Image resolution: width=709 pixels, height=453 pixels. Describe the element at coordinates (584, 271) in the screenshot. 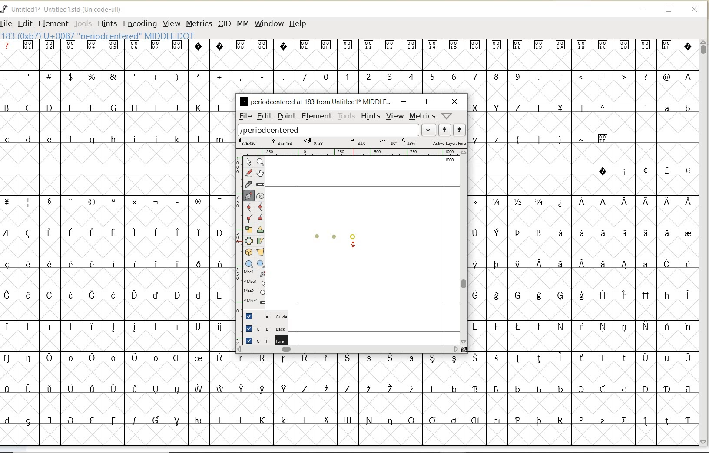

I see `special characters` at that location.